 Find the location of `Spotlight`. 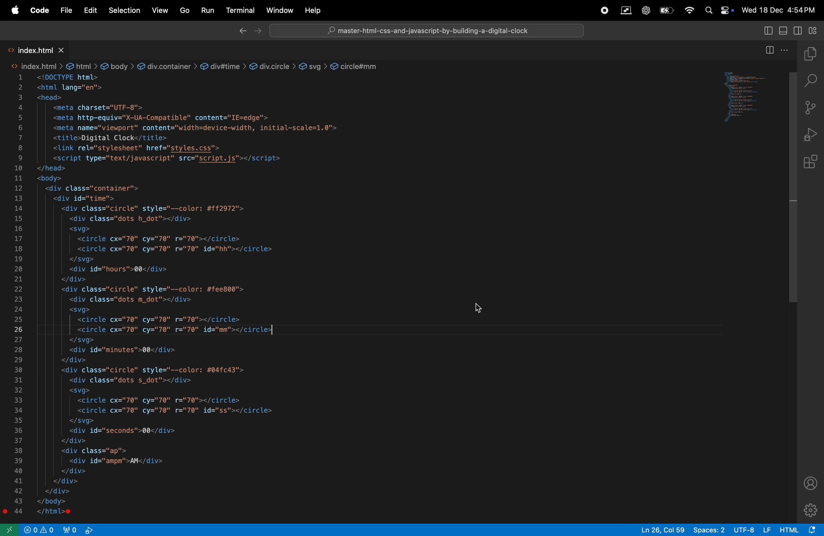

Spotlight is located at coordinates (707, 11).